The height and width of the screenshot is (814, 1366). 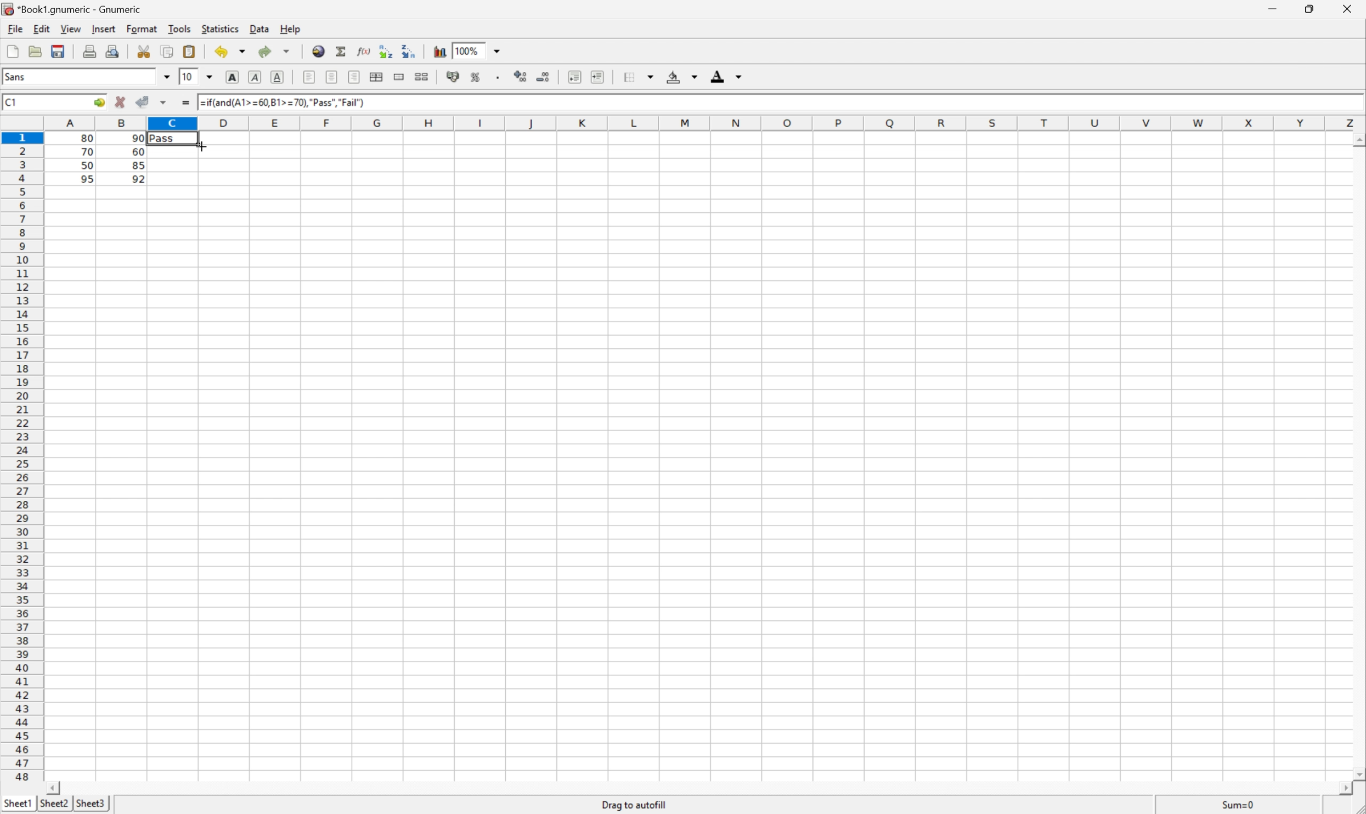 What do you see at coordinates (1237, 805) in the screenshot?
I see `Sum=80` at bounding box center [1237, 805].